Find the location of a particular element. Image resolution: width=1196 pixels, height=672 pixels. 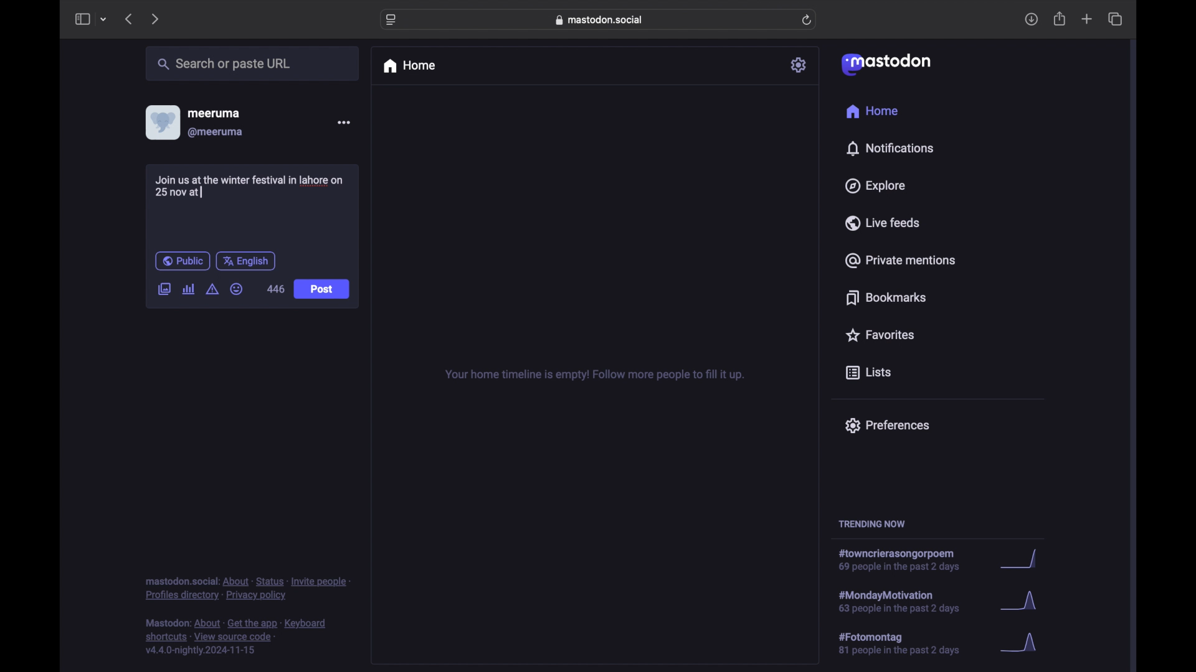

favorites is located at coordinates (879, 335).